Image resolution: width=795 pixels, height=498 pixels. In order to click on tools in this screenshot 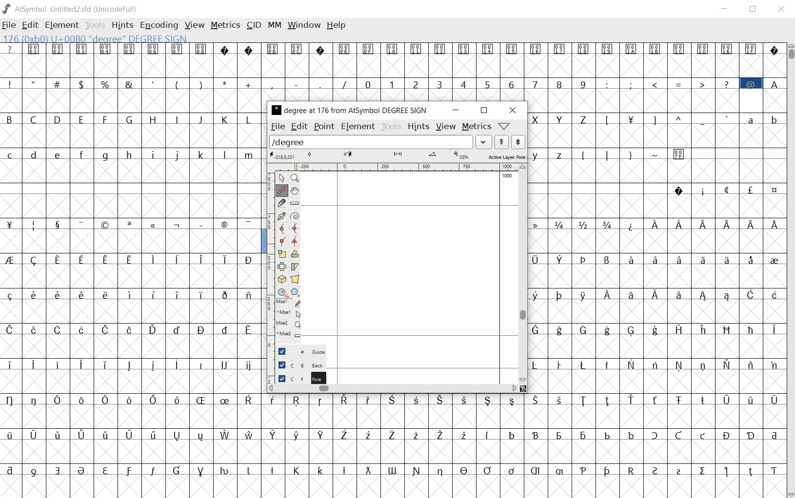, I will do `click(391, 127)`.